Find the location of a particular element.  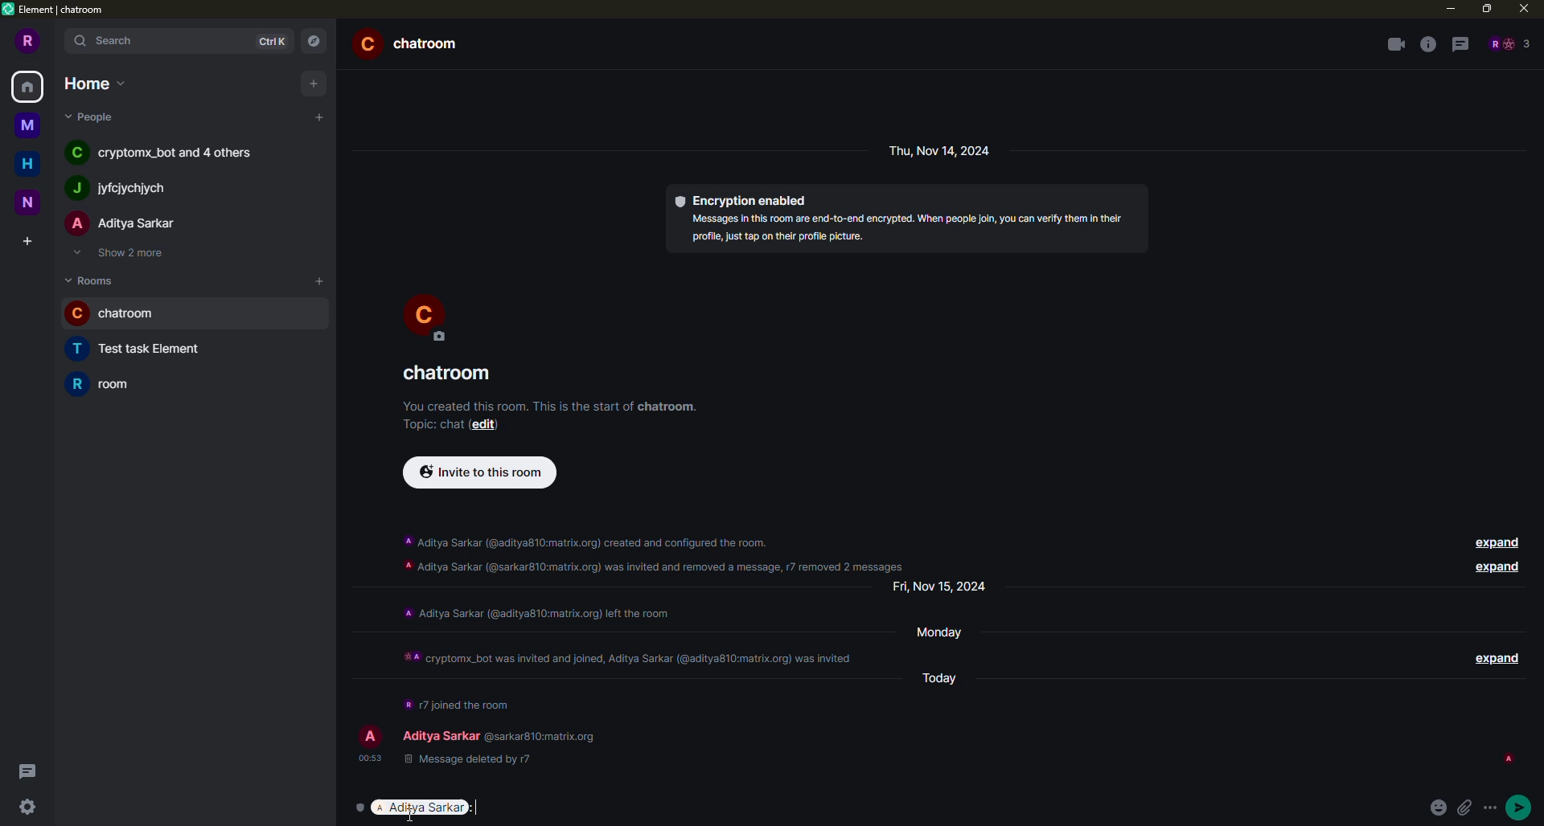

more is located at coordinates (1494, 808).